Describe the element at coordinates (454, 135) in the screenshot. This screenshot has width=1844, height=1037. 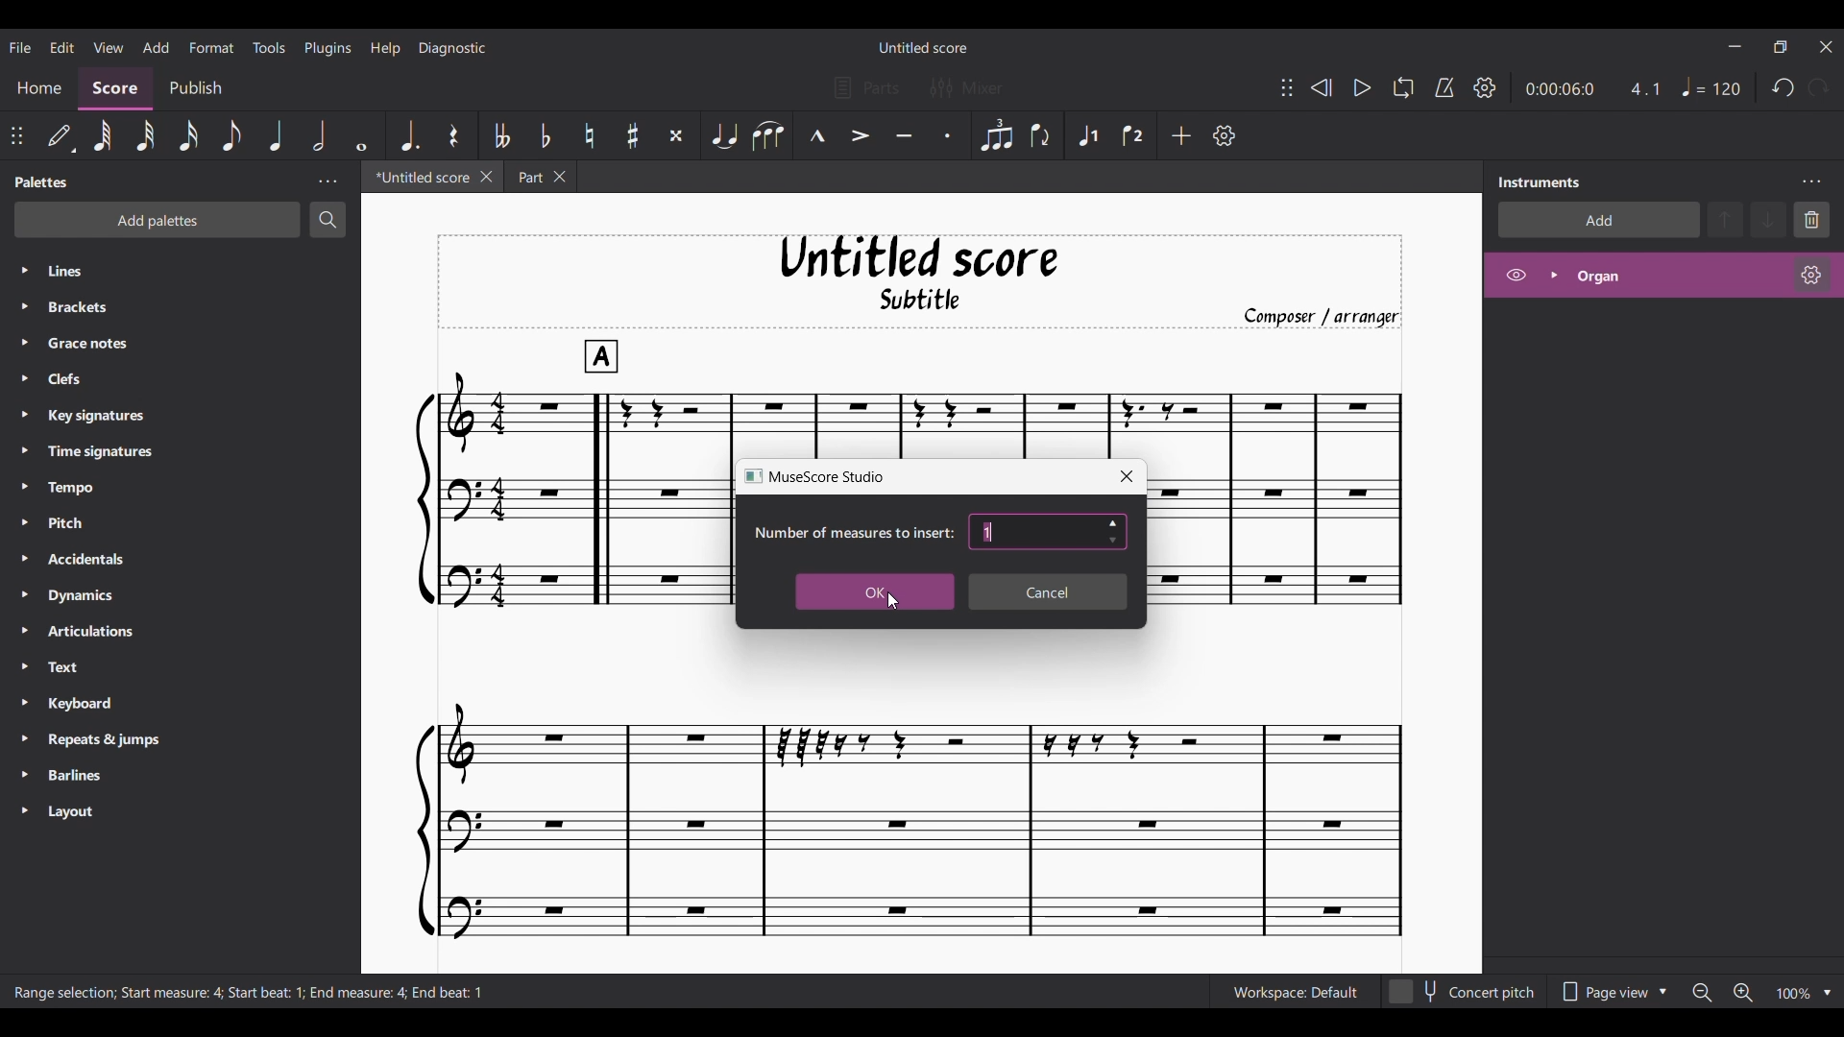
I see `Rest` at that location.